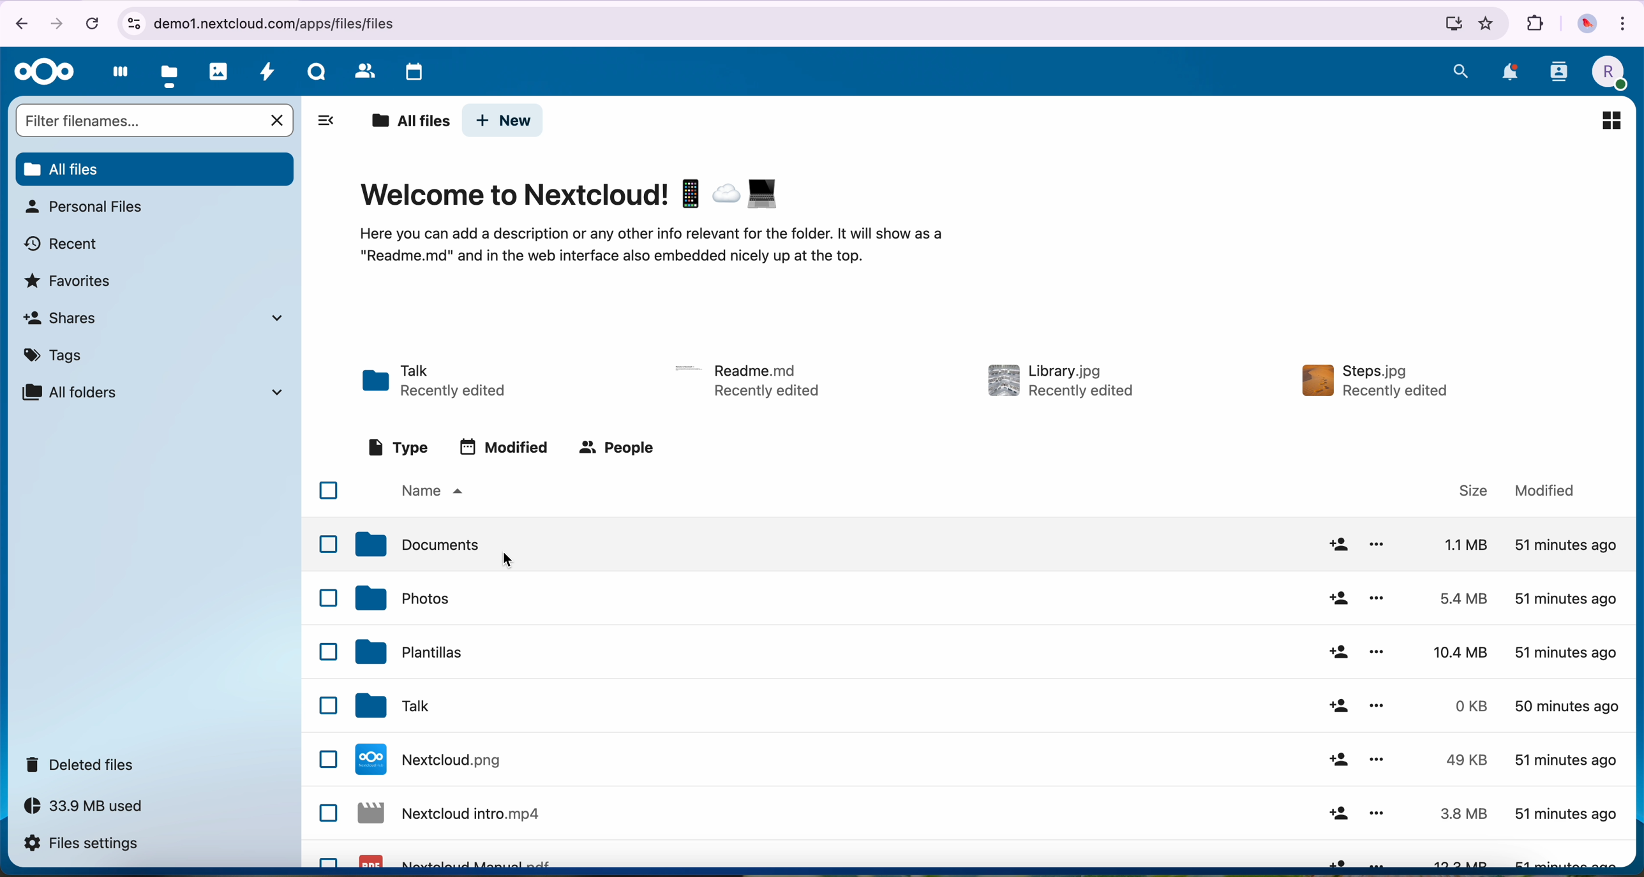  Describe the element at coordinates (84, 203) in the screenshot. I see `personal files` at that location.